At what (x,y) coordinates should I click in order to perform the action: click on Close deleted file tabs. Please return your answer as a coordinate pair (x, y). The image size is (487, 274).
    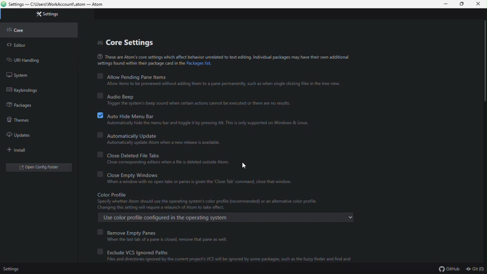
    Looking at the image, I should click on (163, 159).